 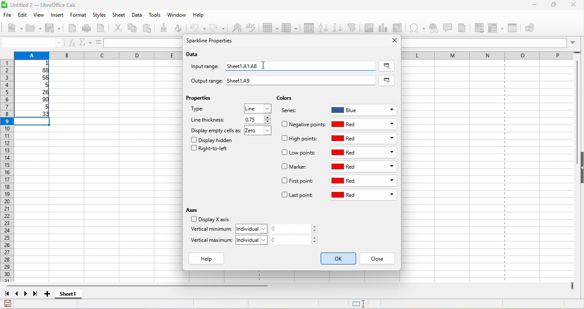 I want to click on red, so click(x=363, y=196).